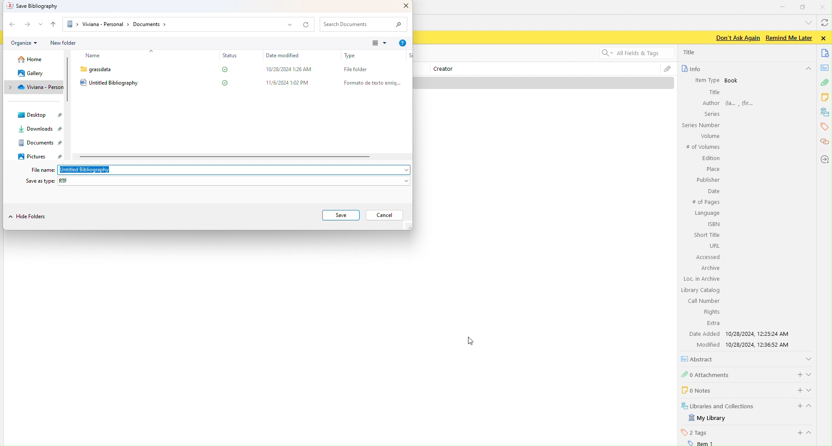 The height and width of the screenshot is (446, 832). What do you see at coordinates (824, 7) in the screenshot?
I see `Close` at bounding box center [824, 7].